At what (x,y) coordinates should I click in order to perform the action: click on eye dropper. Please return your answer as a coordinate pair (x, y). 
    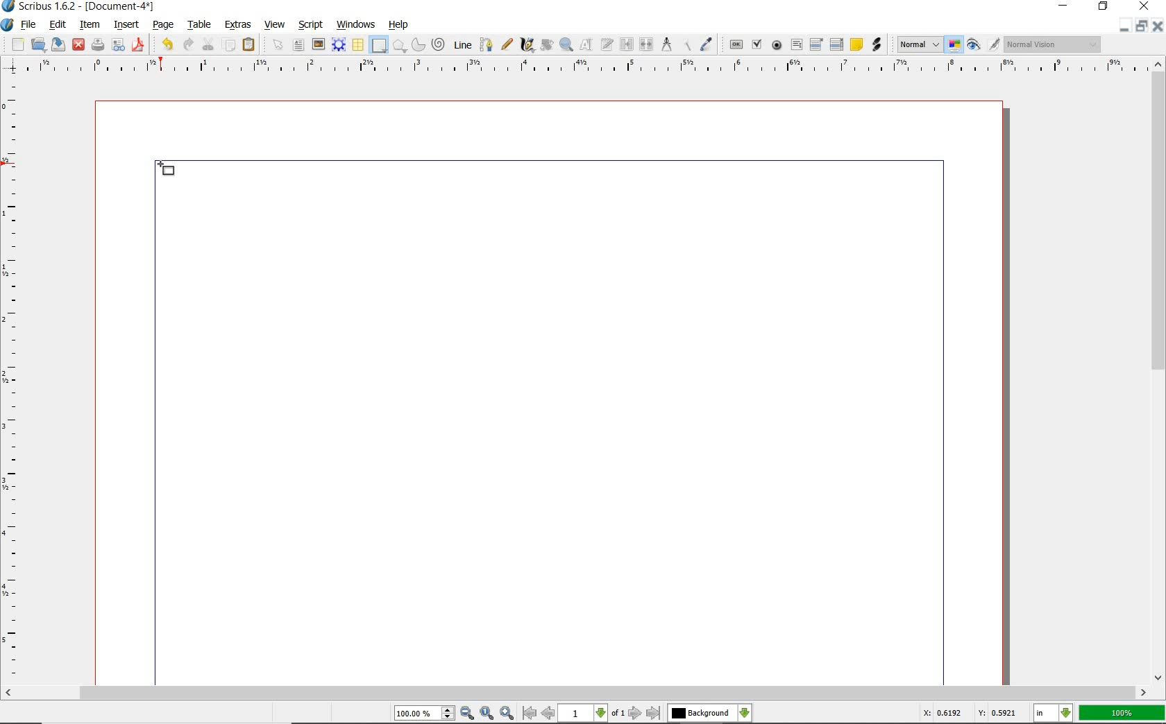
    Looking at the image, I should click on (707, 42).